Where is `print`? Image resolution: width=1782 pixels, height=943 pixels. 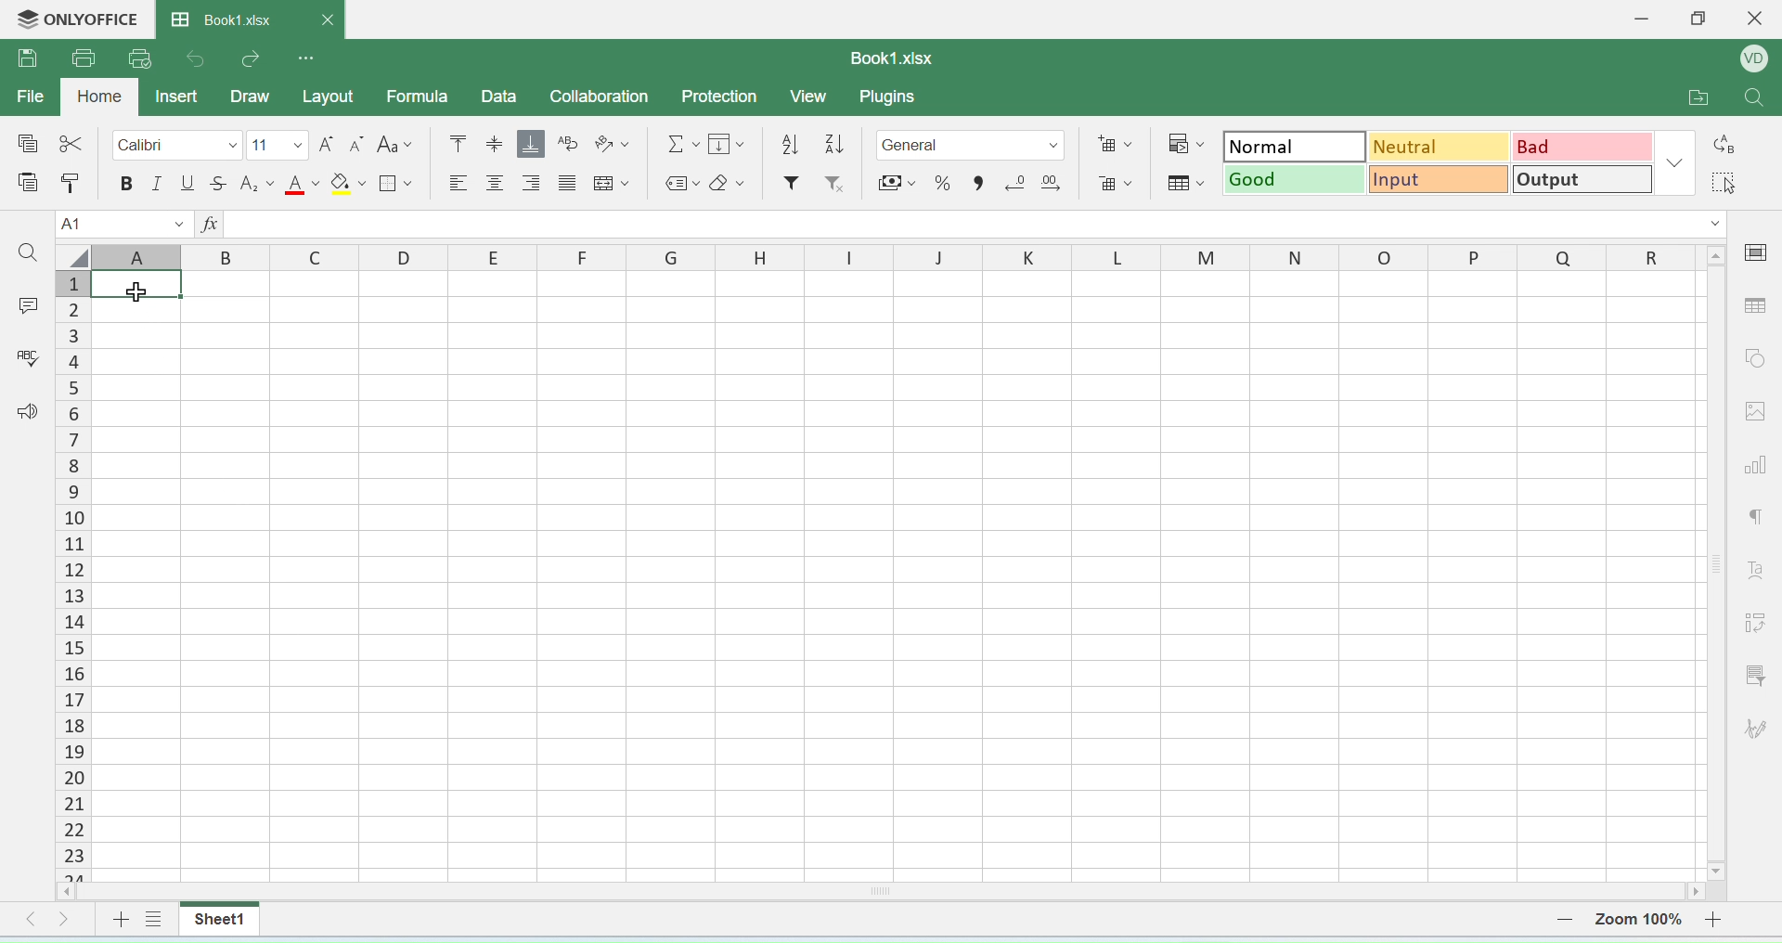
print is located at coordinates (87, 56).